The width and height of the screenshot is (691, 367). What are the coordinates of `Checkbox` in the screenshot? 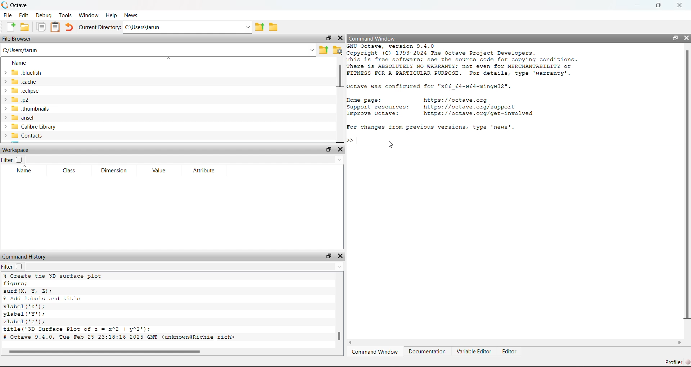 It's located at (19, 159).